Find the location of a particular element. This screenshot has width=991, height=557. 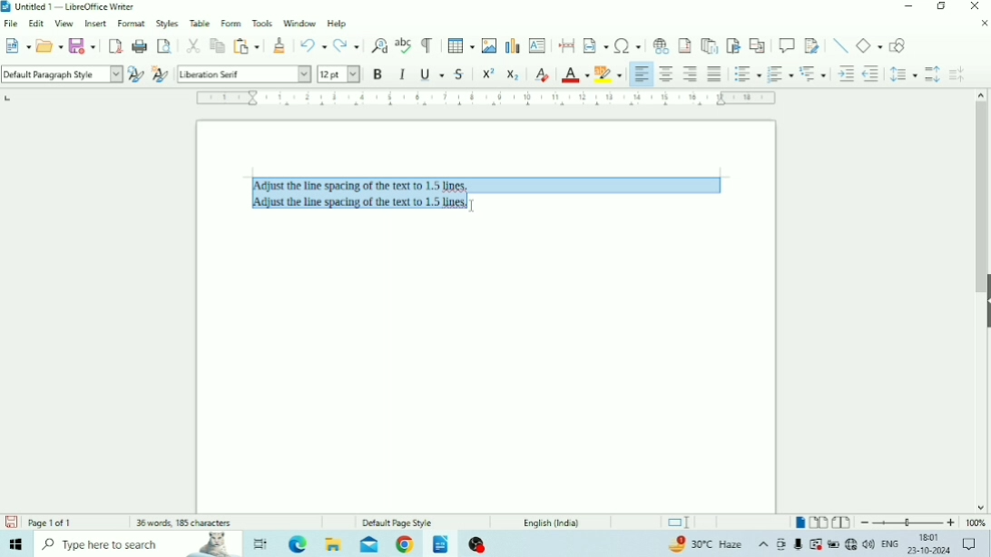

Toggle Unordered List is located at coordinates (746, 72).